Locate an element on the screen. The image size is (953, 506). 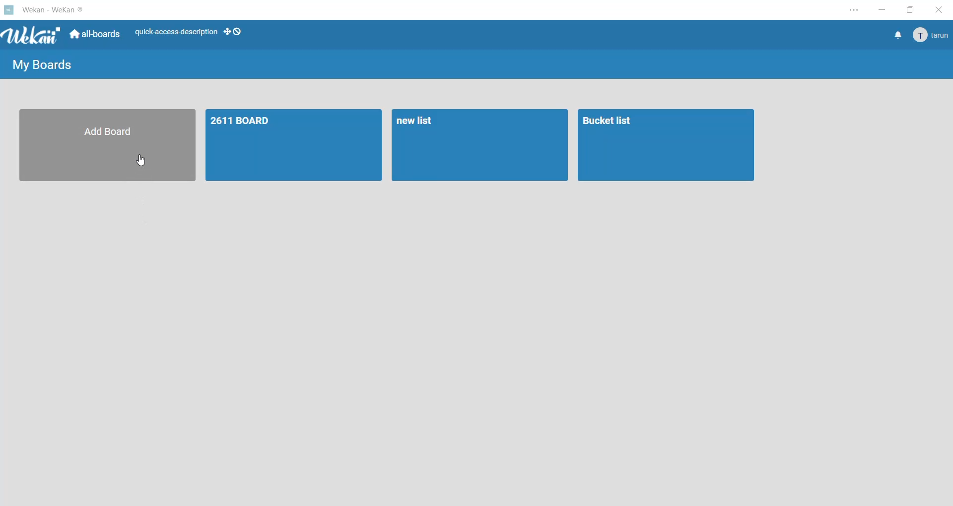
settings is located at coordinates (854, 9).